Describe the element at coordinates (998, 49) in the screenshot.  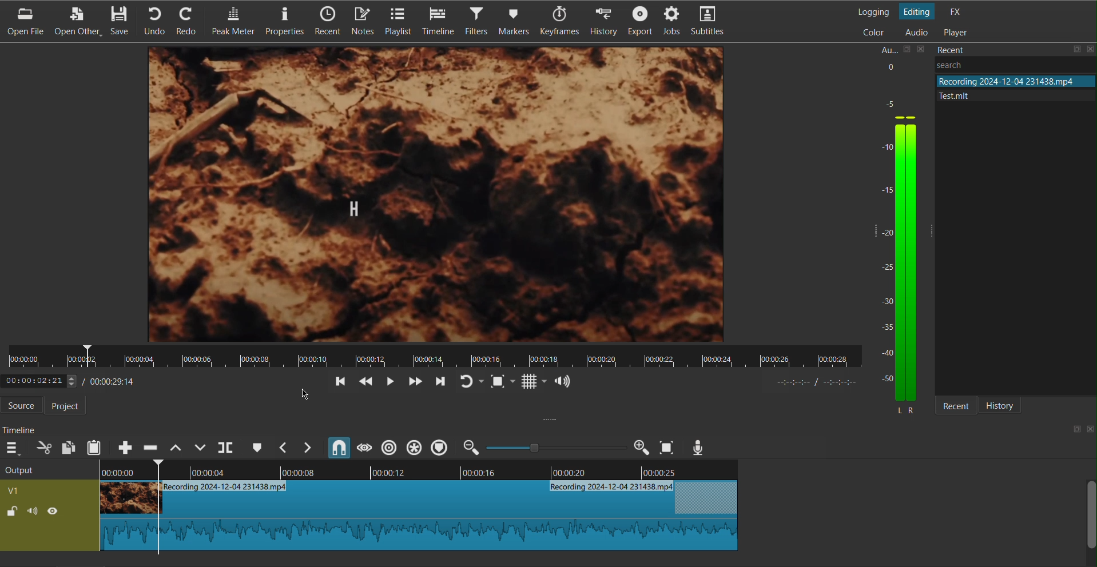
I see `Recent Files` at that location.